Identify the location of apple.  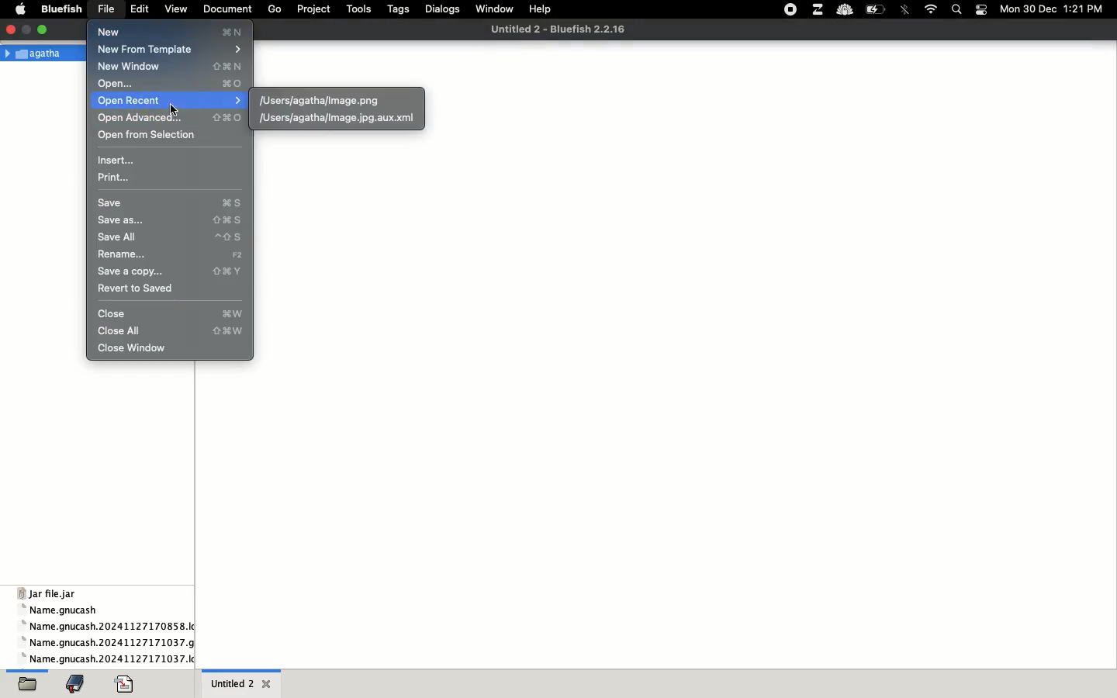
(19, 9).